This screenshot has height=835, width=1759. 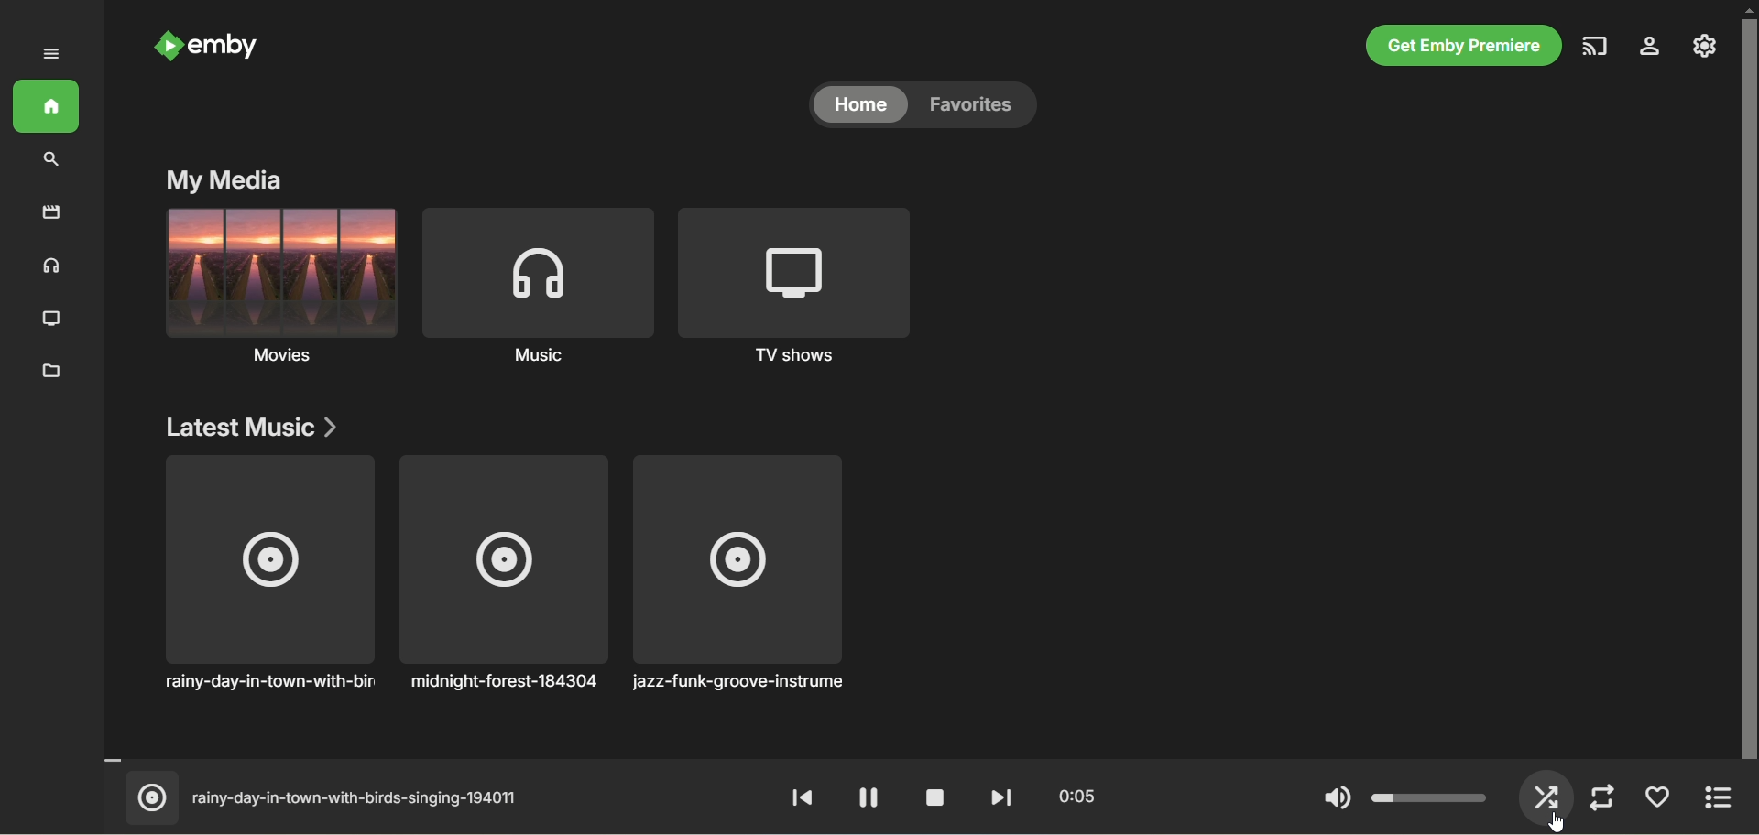 I want to click on jazz-funk-groove-instrument, so click(x=744, y=573).